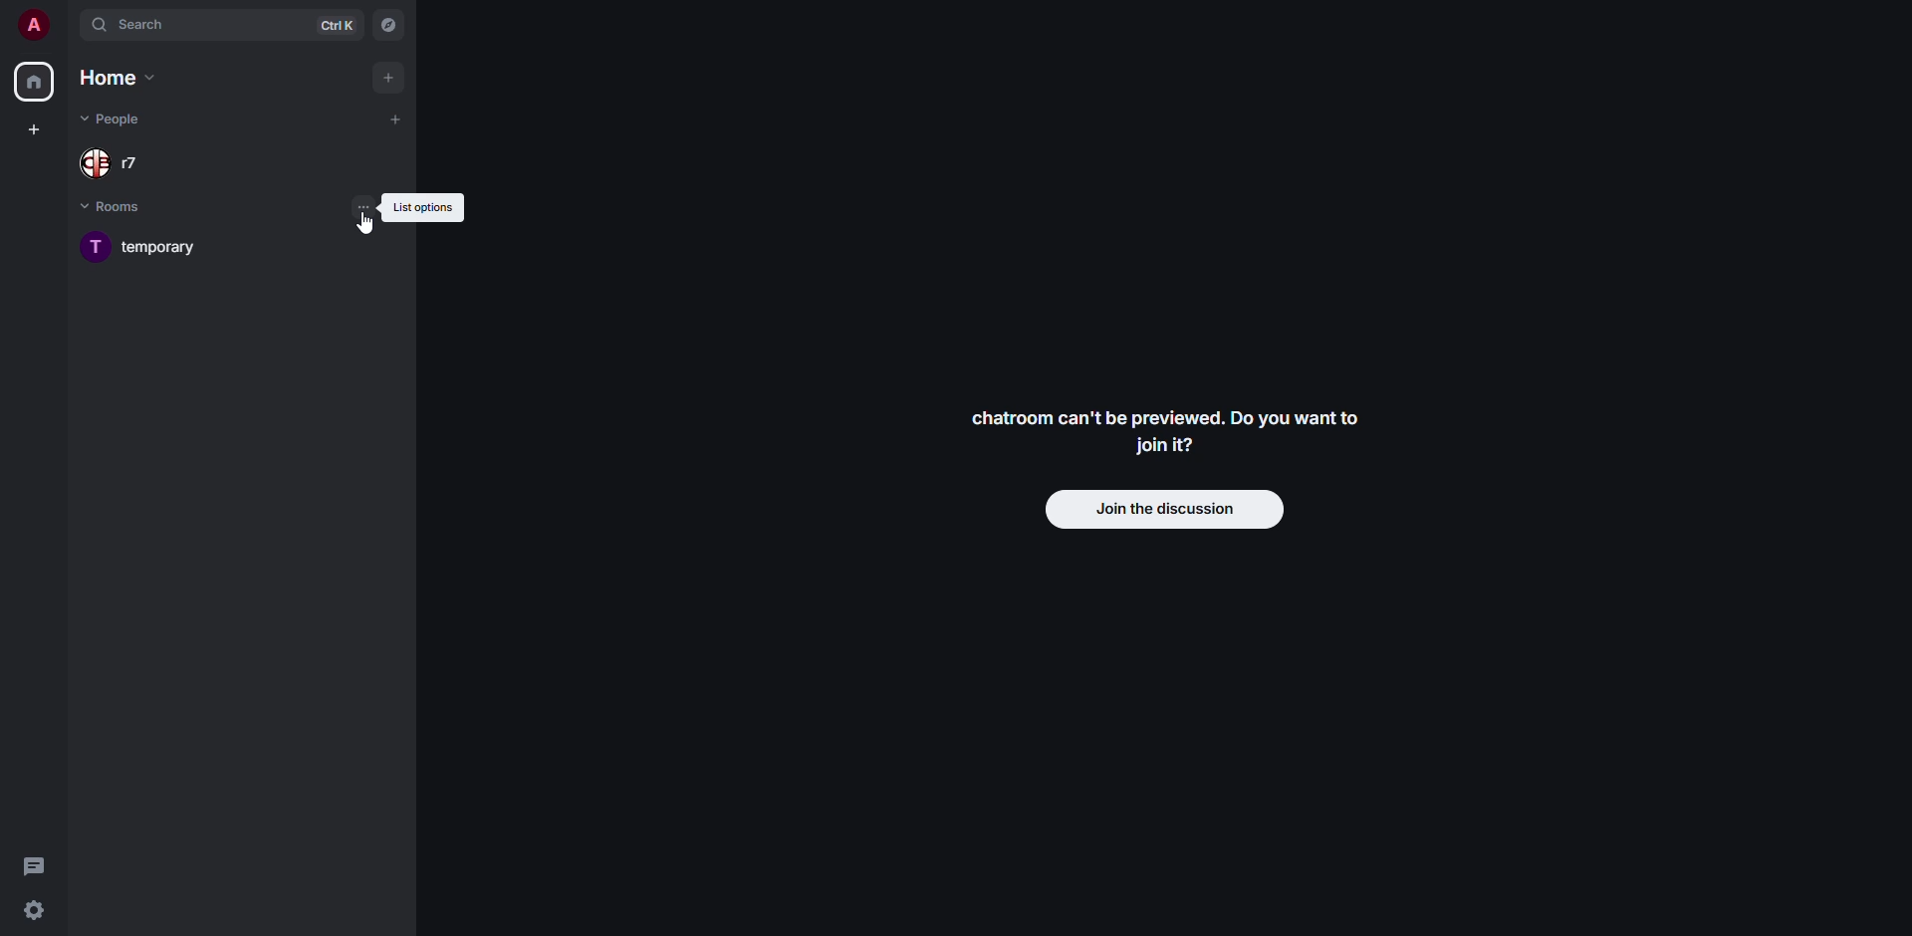  I want to click on people, so click(119, 119).